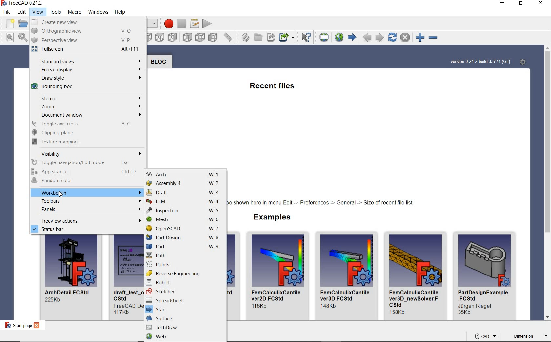  I want to click on top, so click(160, 38).